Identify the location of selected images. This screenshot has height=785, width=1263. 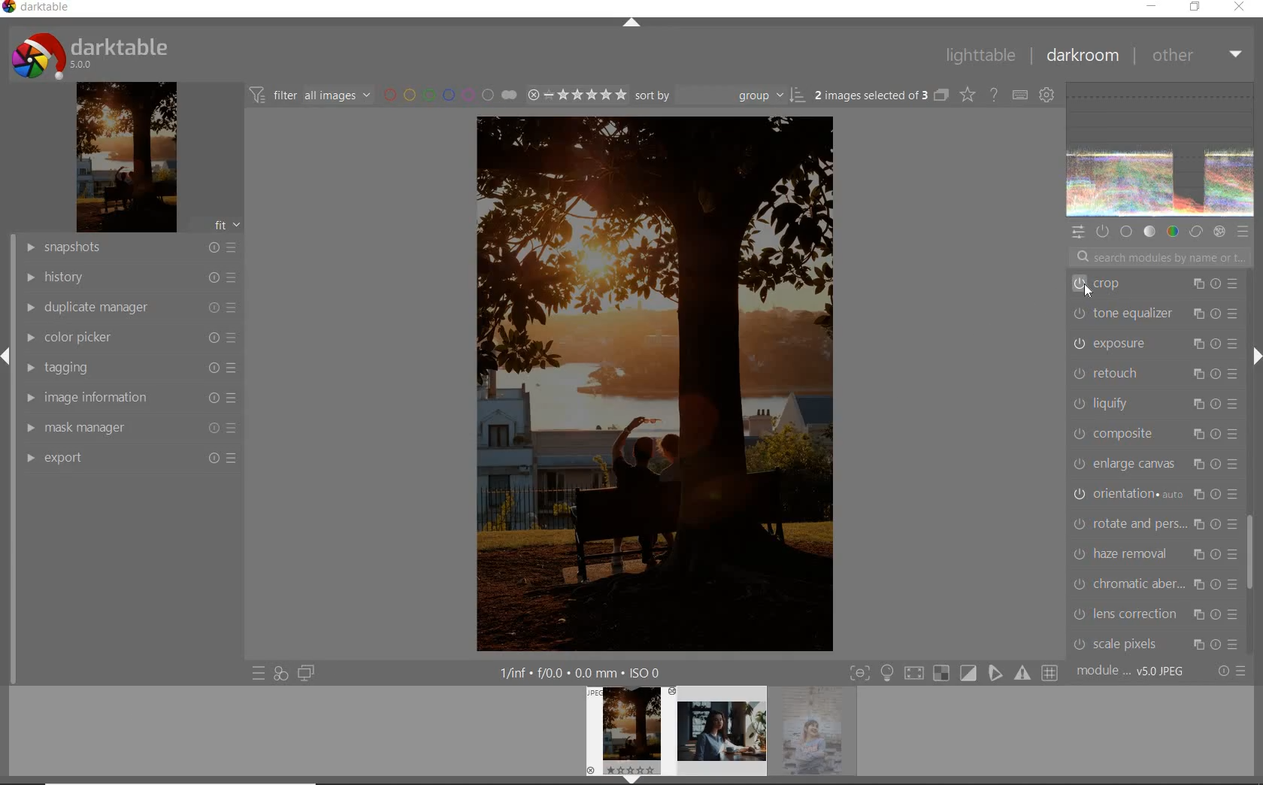
(870, 95).